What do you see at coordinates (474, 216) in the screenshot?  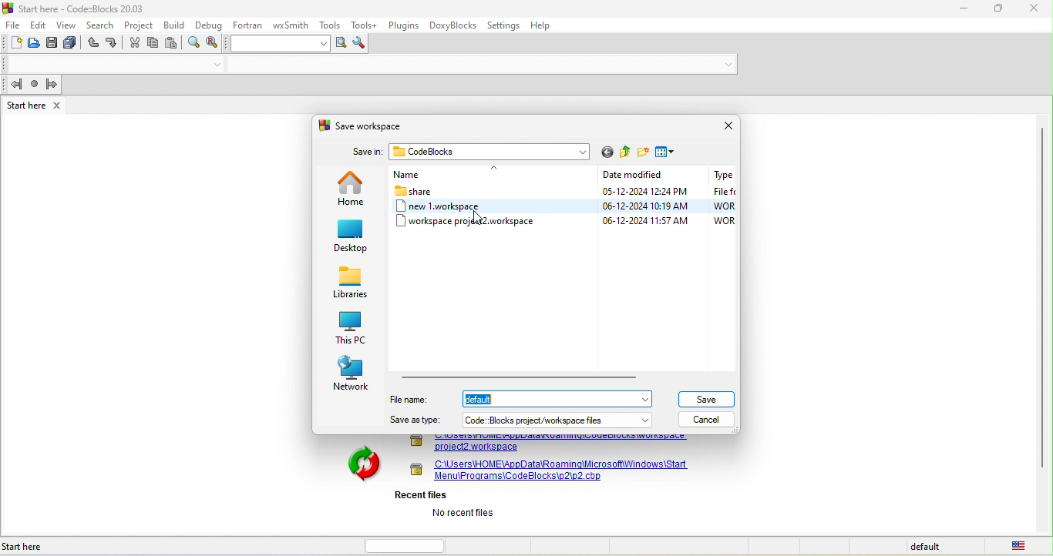 I see `cursor movement` at bounding box center [474, 216].